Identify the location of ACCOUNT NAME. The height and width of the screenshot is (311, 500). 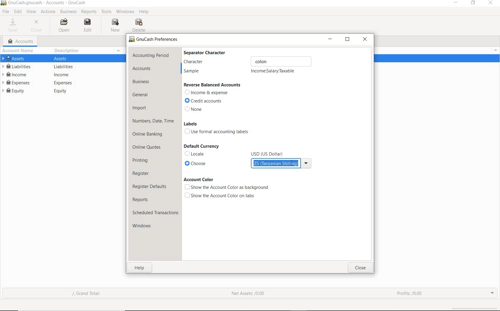
(19, 51).